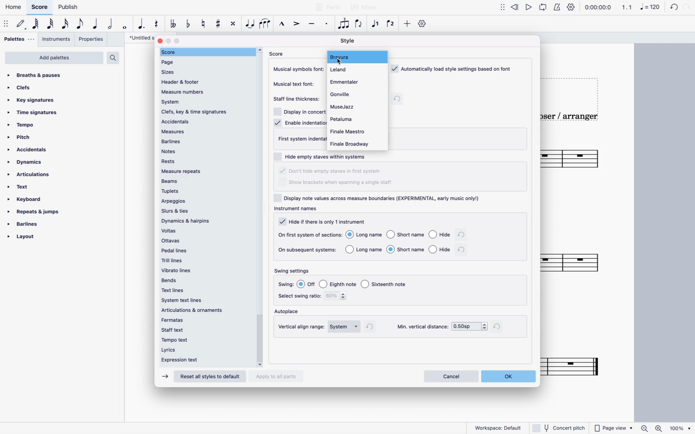 The width and height of the screenshot is (695, 434). Describe the element at coordinates (324, 156) in the screenshot. I see `hide empty staves within systems` at that location.